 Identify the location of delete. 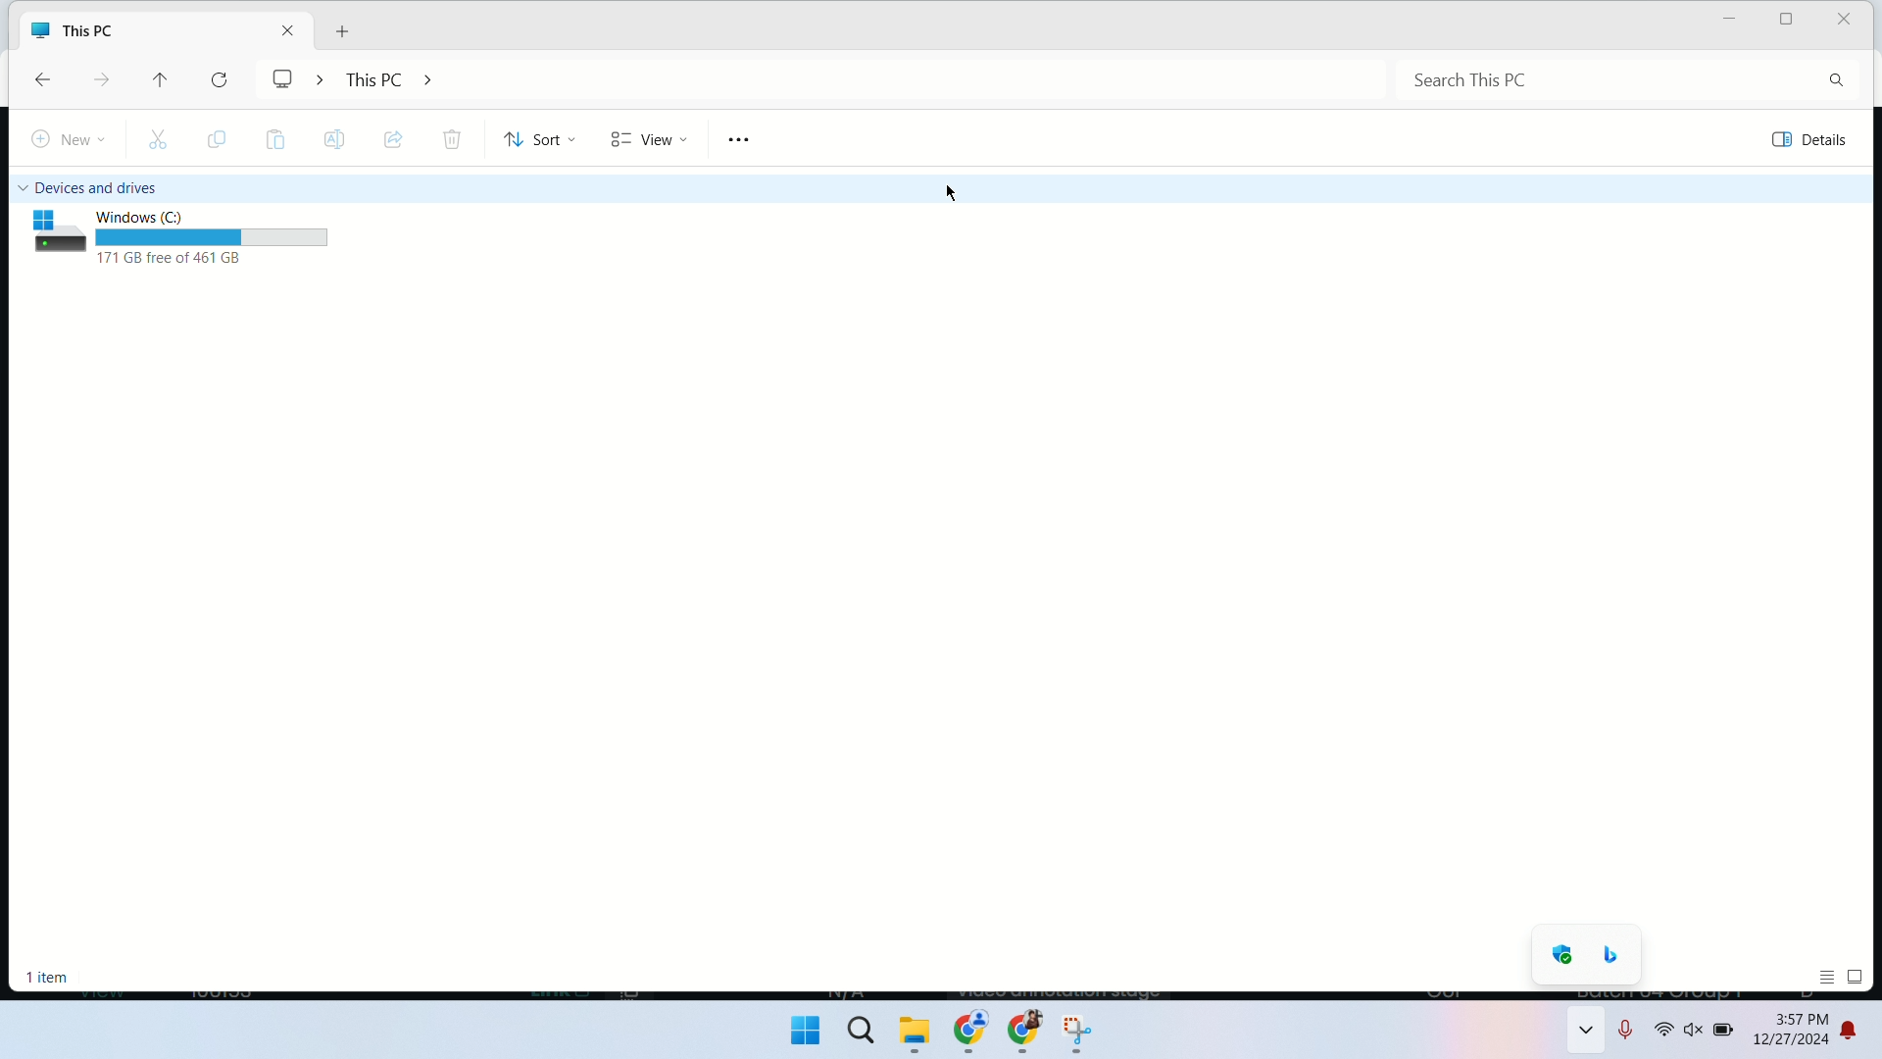
(457, 142).